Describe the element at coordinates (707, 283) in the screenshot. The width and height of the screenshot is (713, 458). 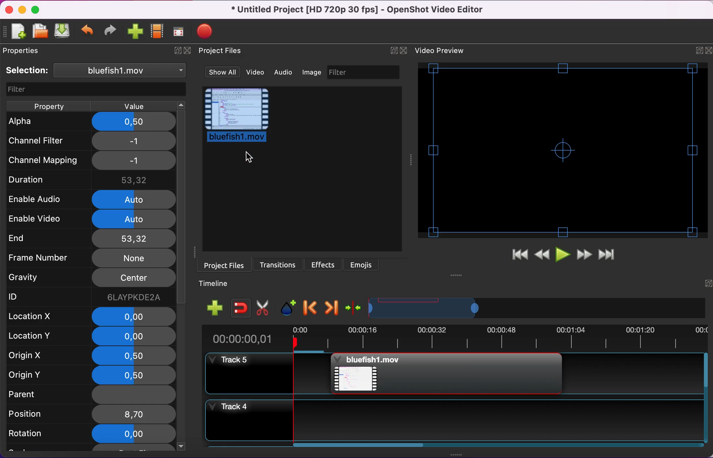
I see `expand/hide` at that location.